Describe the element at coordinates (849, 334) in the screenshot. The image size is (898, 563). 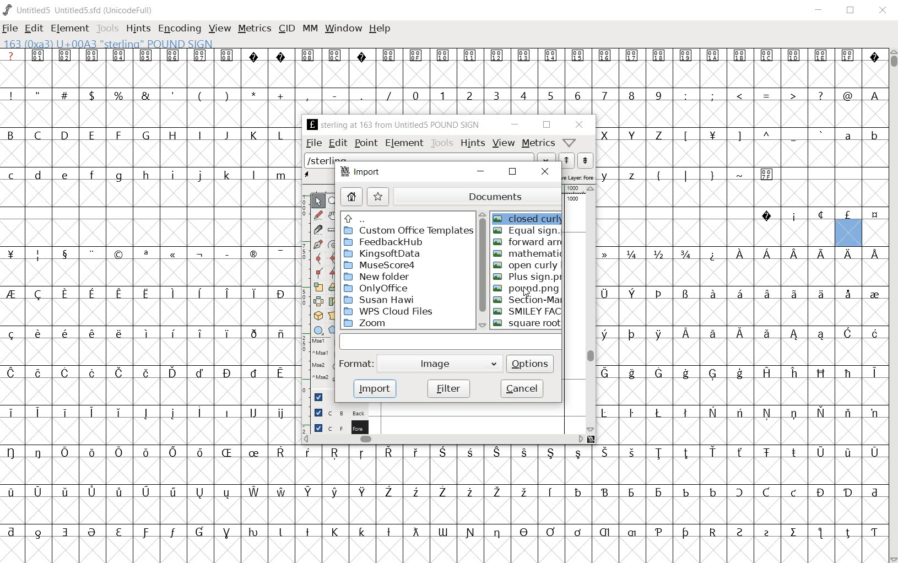
I see `Symbol` at that location.